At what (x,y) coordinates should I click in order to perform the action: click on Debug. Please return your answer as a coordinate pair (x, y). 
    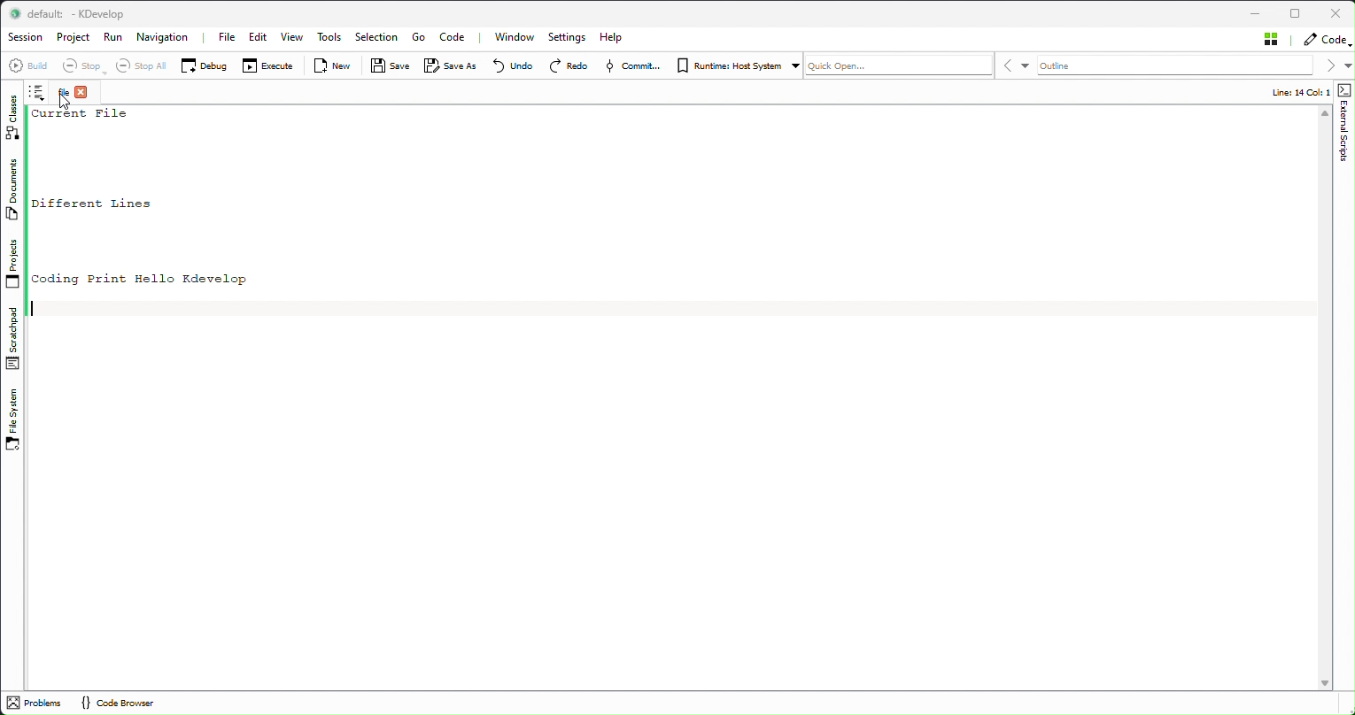
    Looking at the image, I should click on (206, 65).